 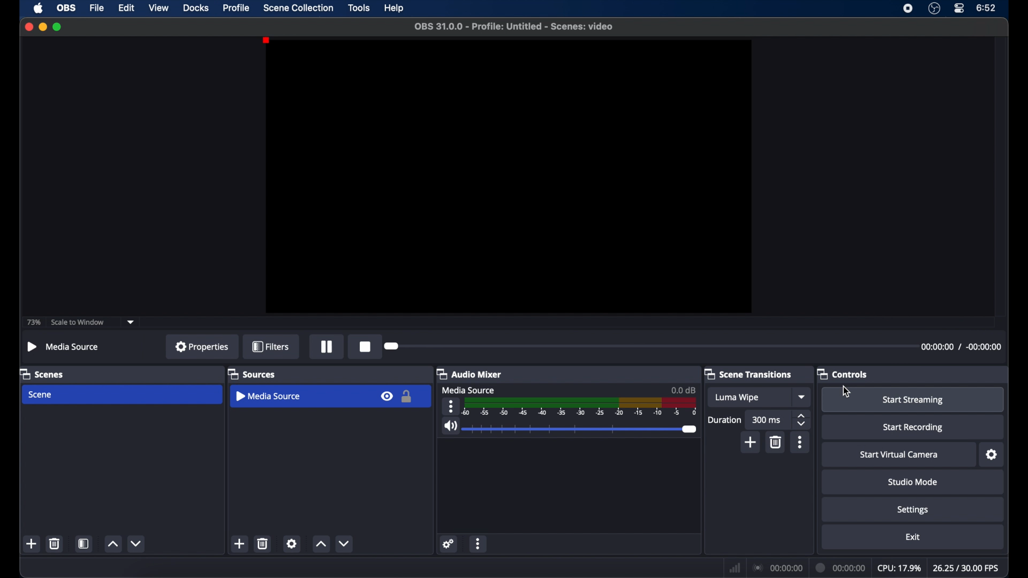 What do you see at coordinates (450, 545) in the screenshot?
I see `settings` at bounding box center [450, 545].